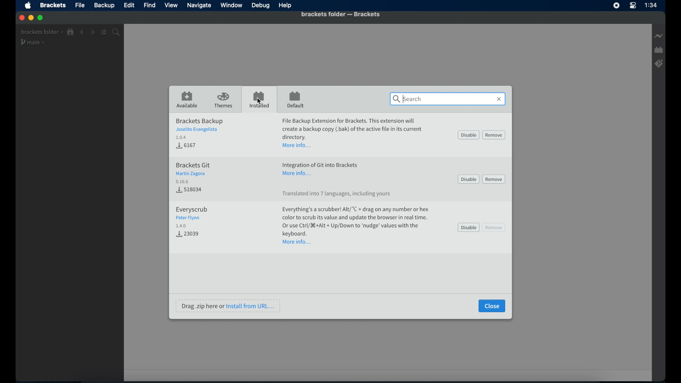 This screenshot has height=383, width=681. What do you see at coordinates (358, 225) in the screenshot?
I see `extension info` at bounding box center [358, 225].